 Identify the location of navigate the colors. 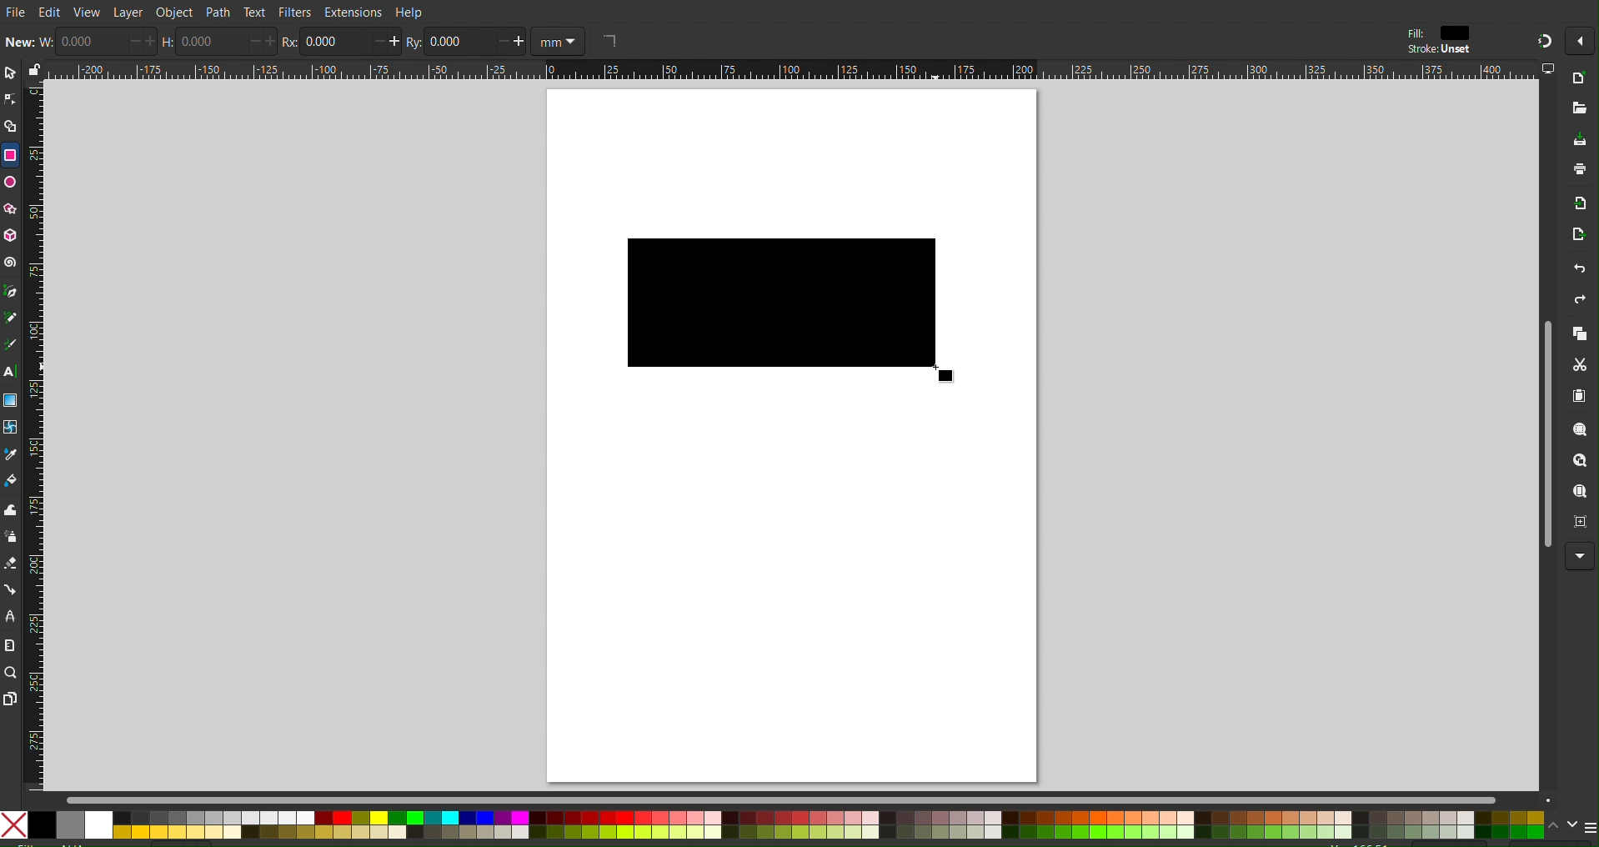
(1562, 826).